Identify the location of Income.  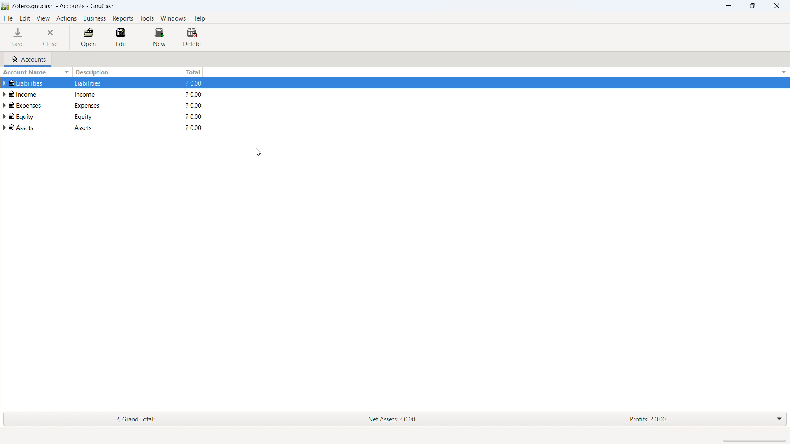
(94, 94).